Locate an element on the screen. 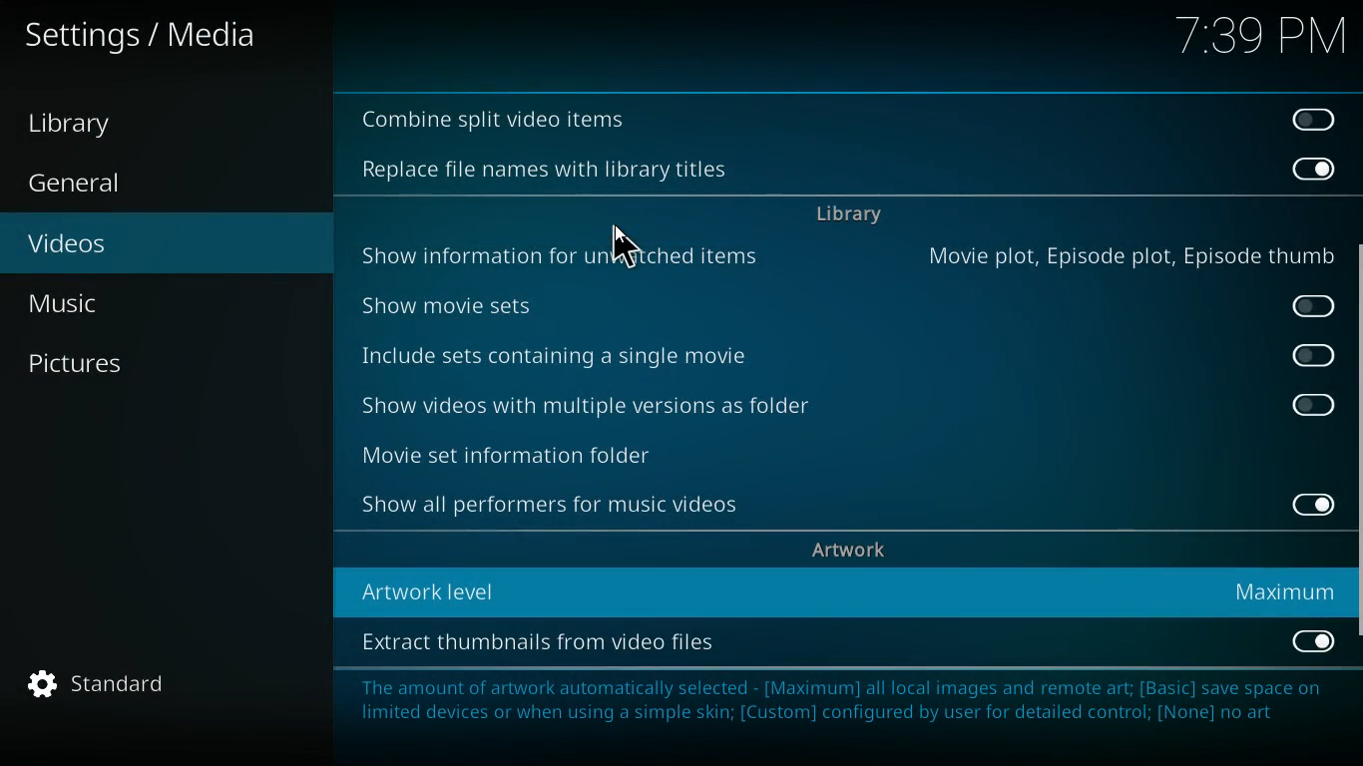 This screenshot has height=766, width=1363. show movie sets is located at coordinates (501, 302).